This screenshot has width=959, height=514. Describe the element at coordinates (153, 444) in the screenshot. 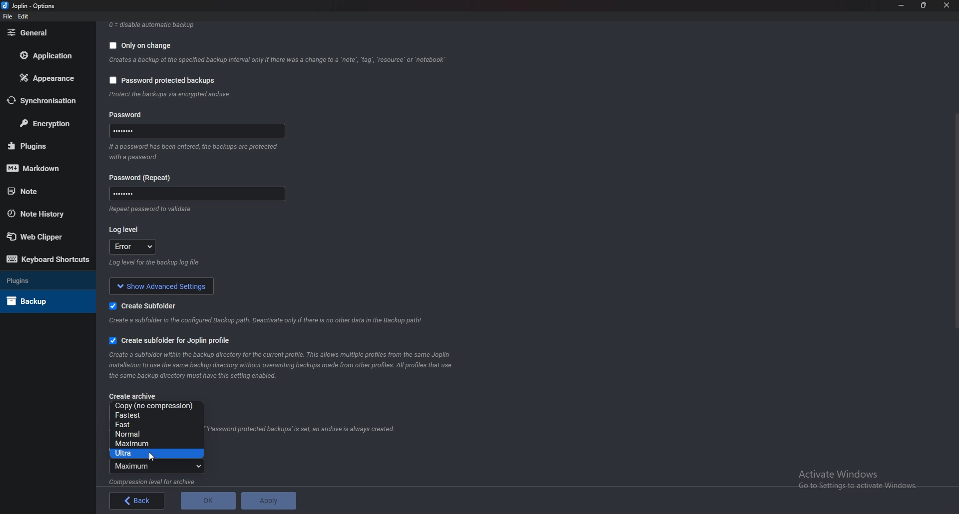

I see `Maximum` at that location.